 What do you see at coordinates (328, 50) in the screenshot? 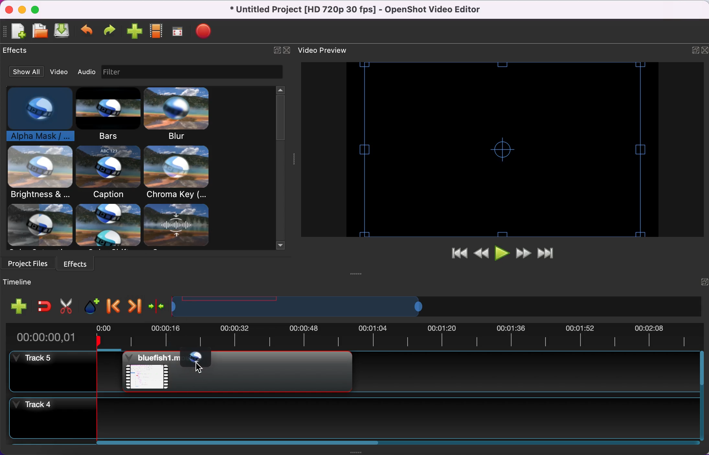
I see `video preview` at bounding box center [328, 50].